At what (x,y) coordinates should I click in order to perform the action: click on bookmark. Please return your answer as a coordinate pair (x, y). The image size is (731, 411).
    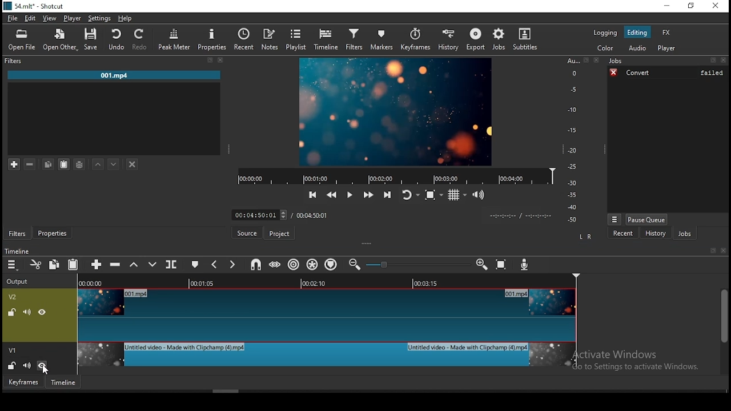
    Looking at the image, I should click on (714, 251).